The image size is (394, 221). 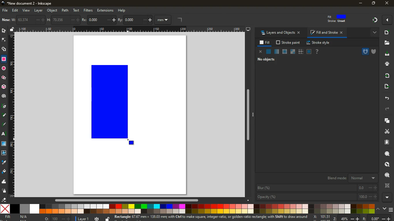 What do you see at coordinates (385, 142) in the screenshot?
I see `paper` at bounding box center [385, 142].